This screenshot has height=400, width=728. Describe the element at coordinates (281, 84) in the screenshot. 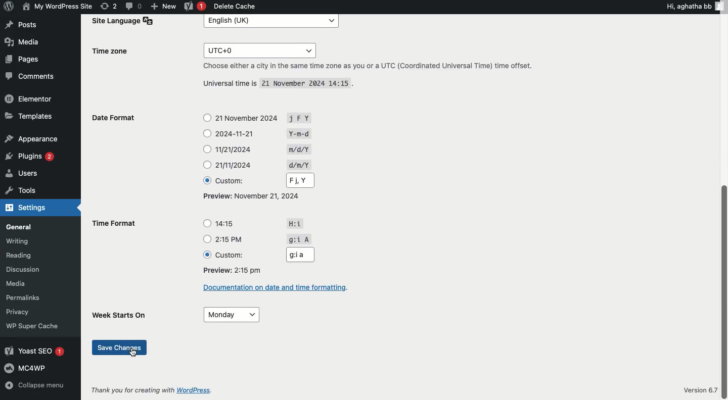

I see `Universal time is 21 November 2024 14:15 .` at that location.